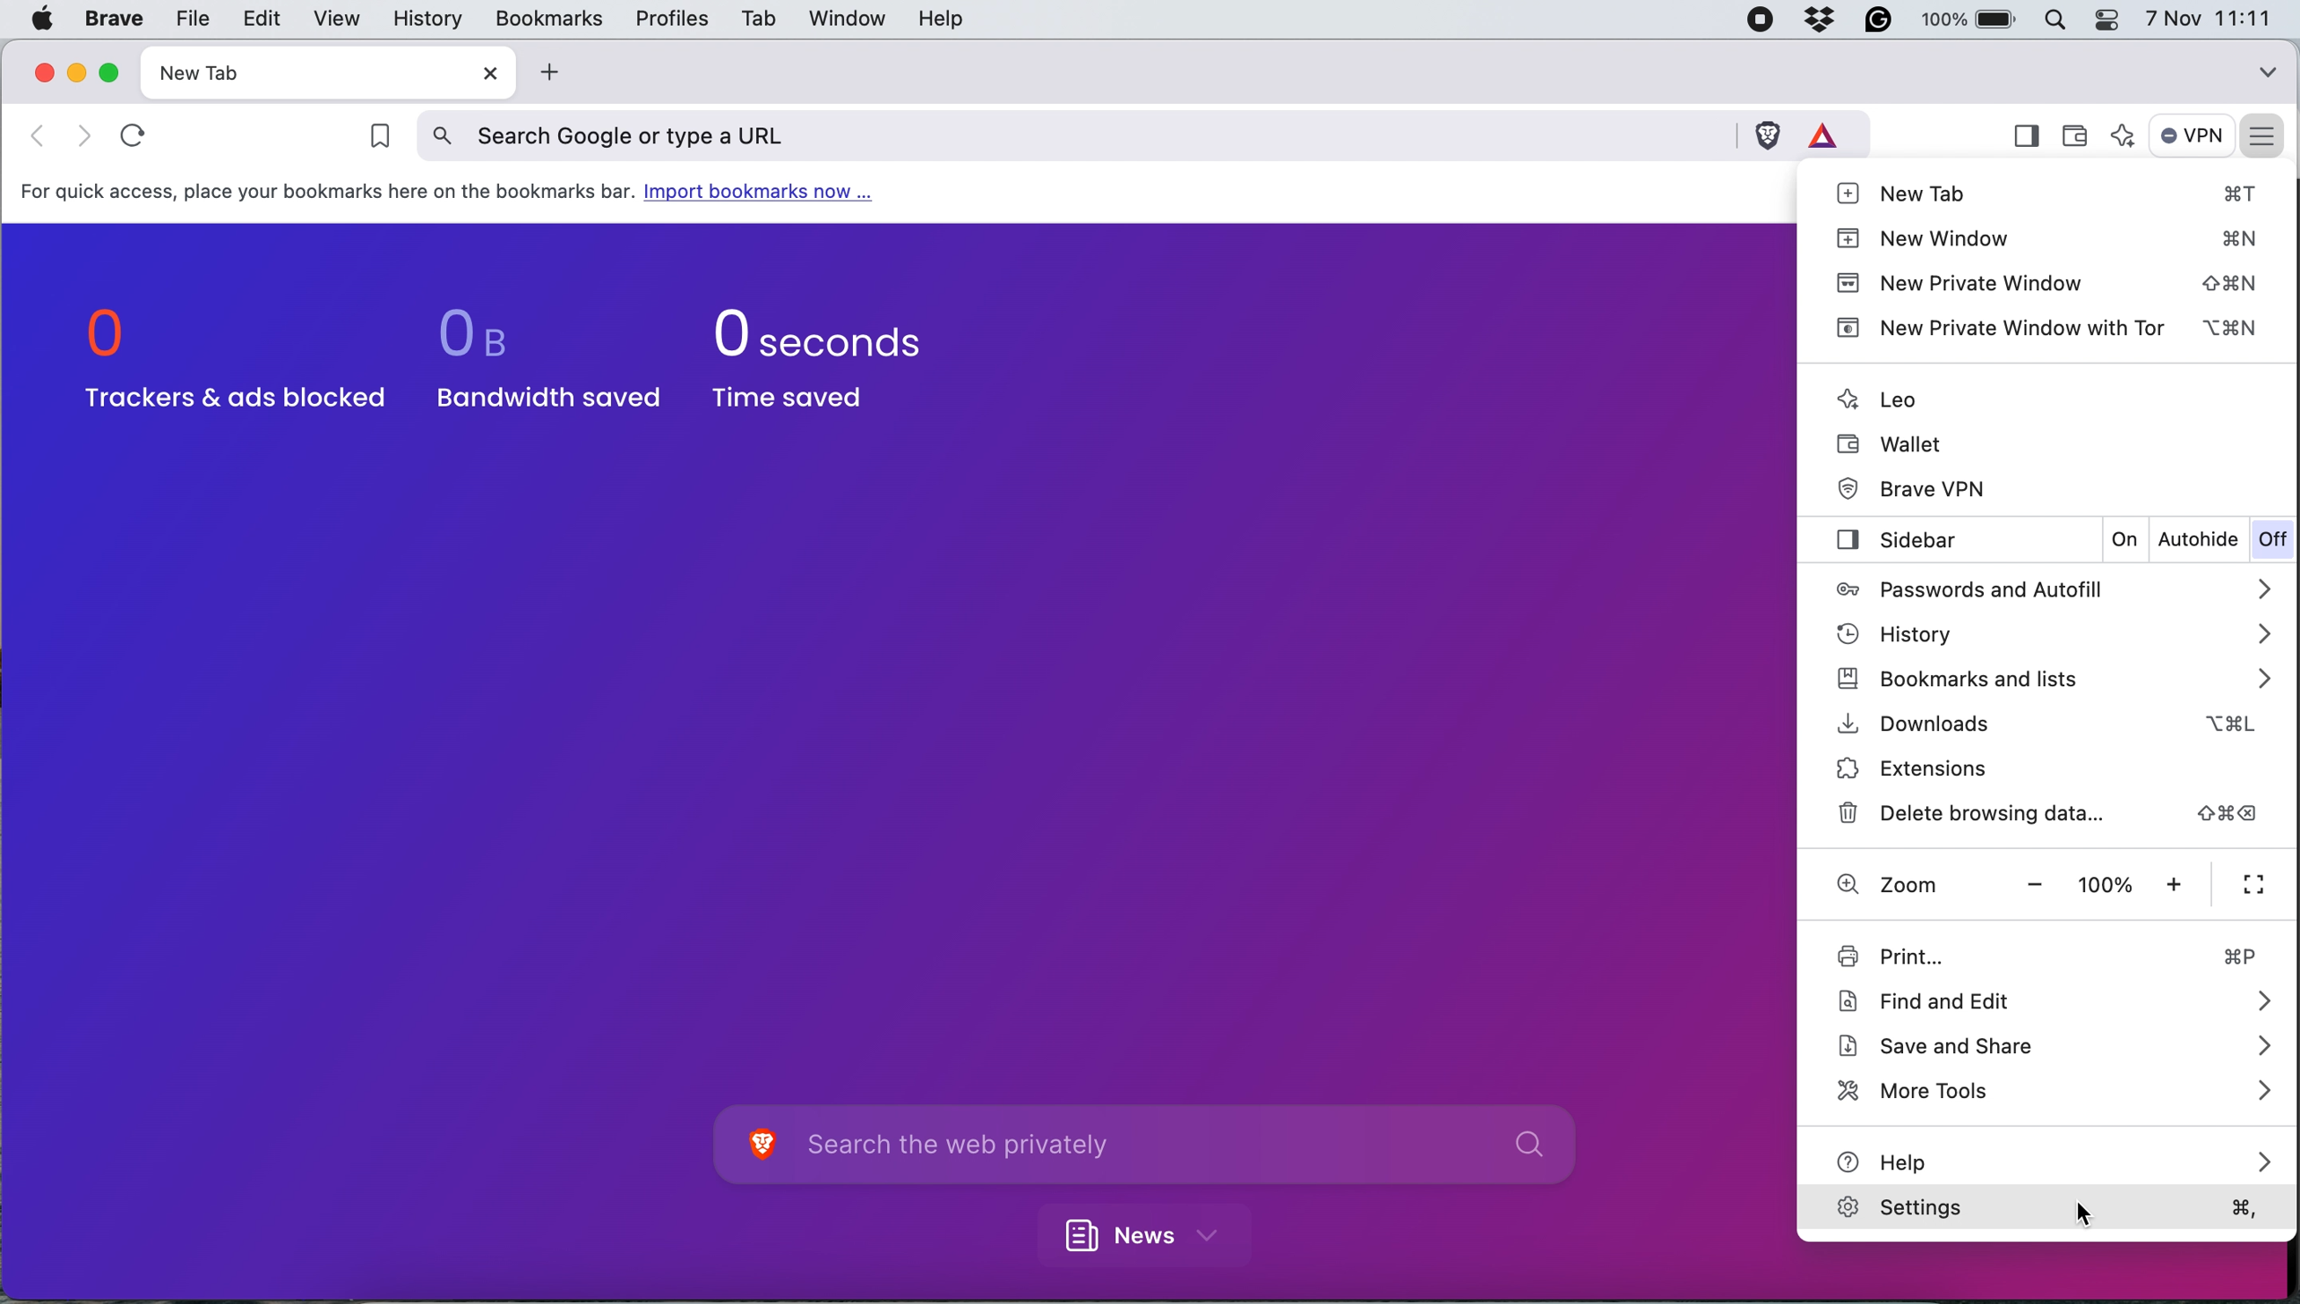 The width and height of the screenshot is (2300, 1304). I want to click on battery, so click(1973, 19).